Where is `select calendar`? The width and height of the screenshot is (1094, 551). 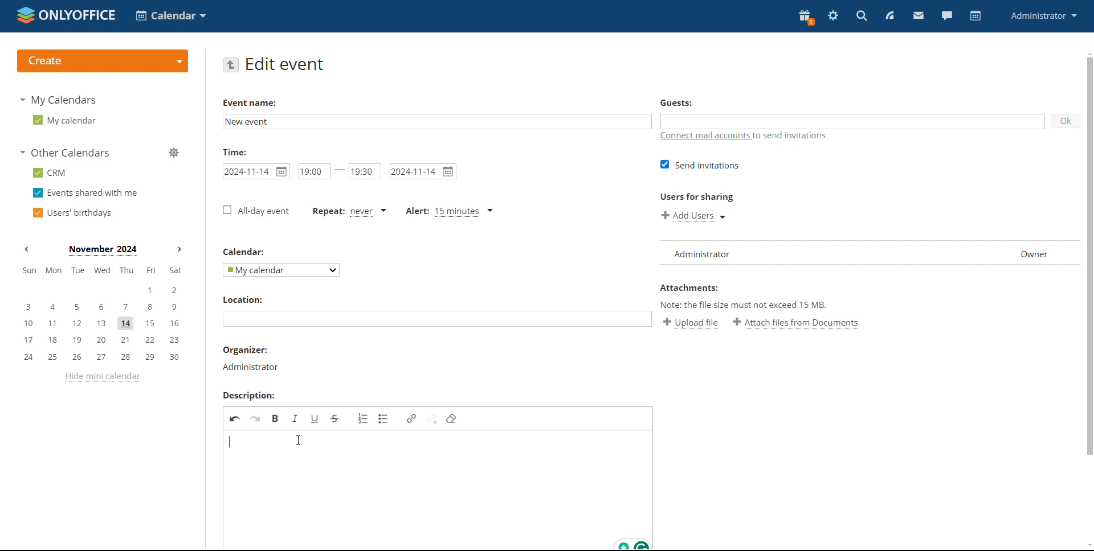 select calendar is located at coordinates (282, 270).